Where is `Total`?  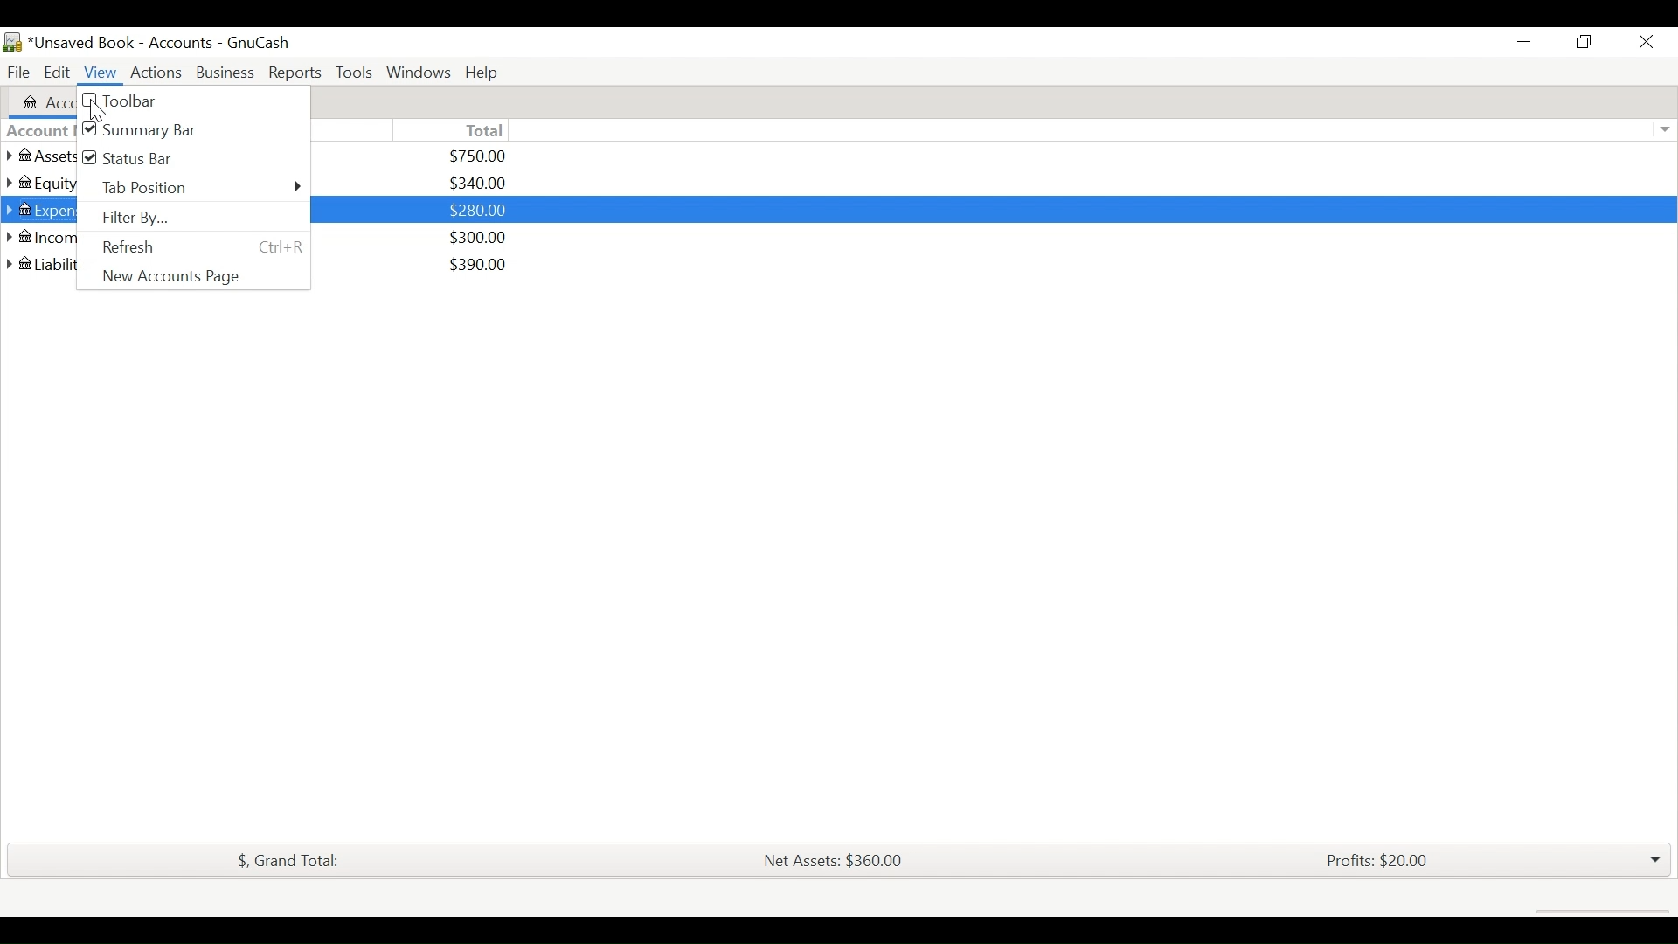
Total is located at coordinates (487, 130).